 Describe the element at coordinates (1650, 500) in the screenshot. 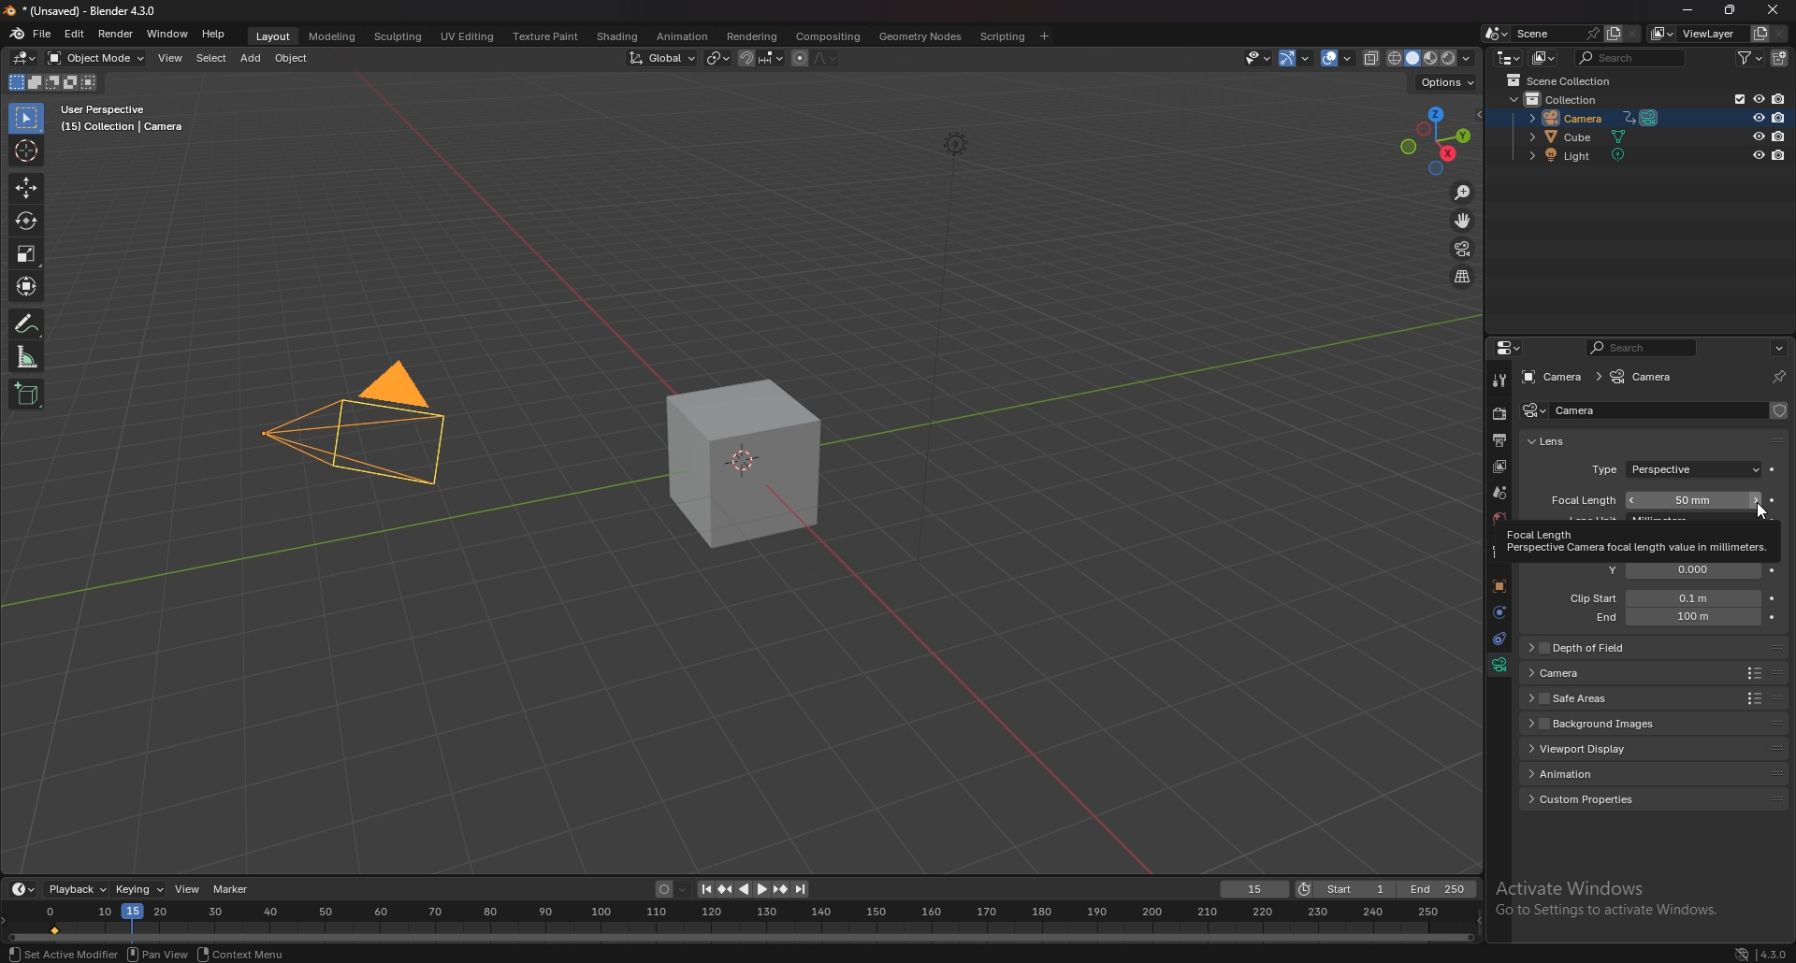

I see `focal length` at that location.